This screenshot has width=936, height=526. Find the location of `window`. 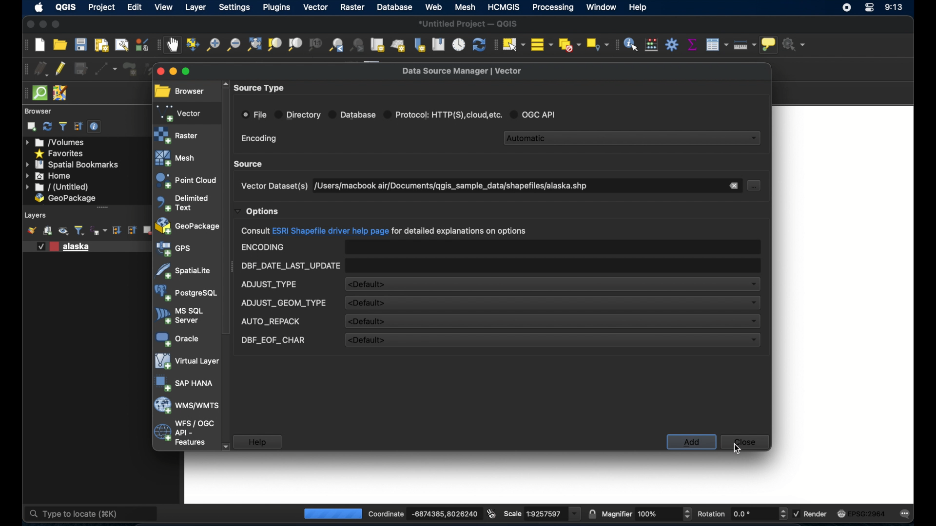

window is located at coordinates (601, 8).